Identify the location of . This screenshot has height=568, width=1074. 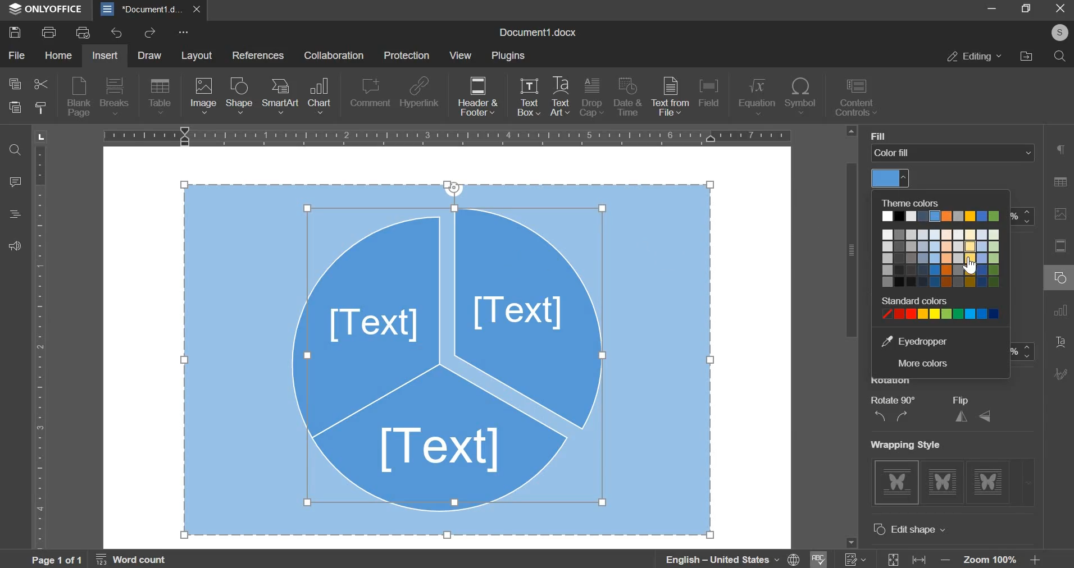
(900, 400).